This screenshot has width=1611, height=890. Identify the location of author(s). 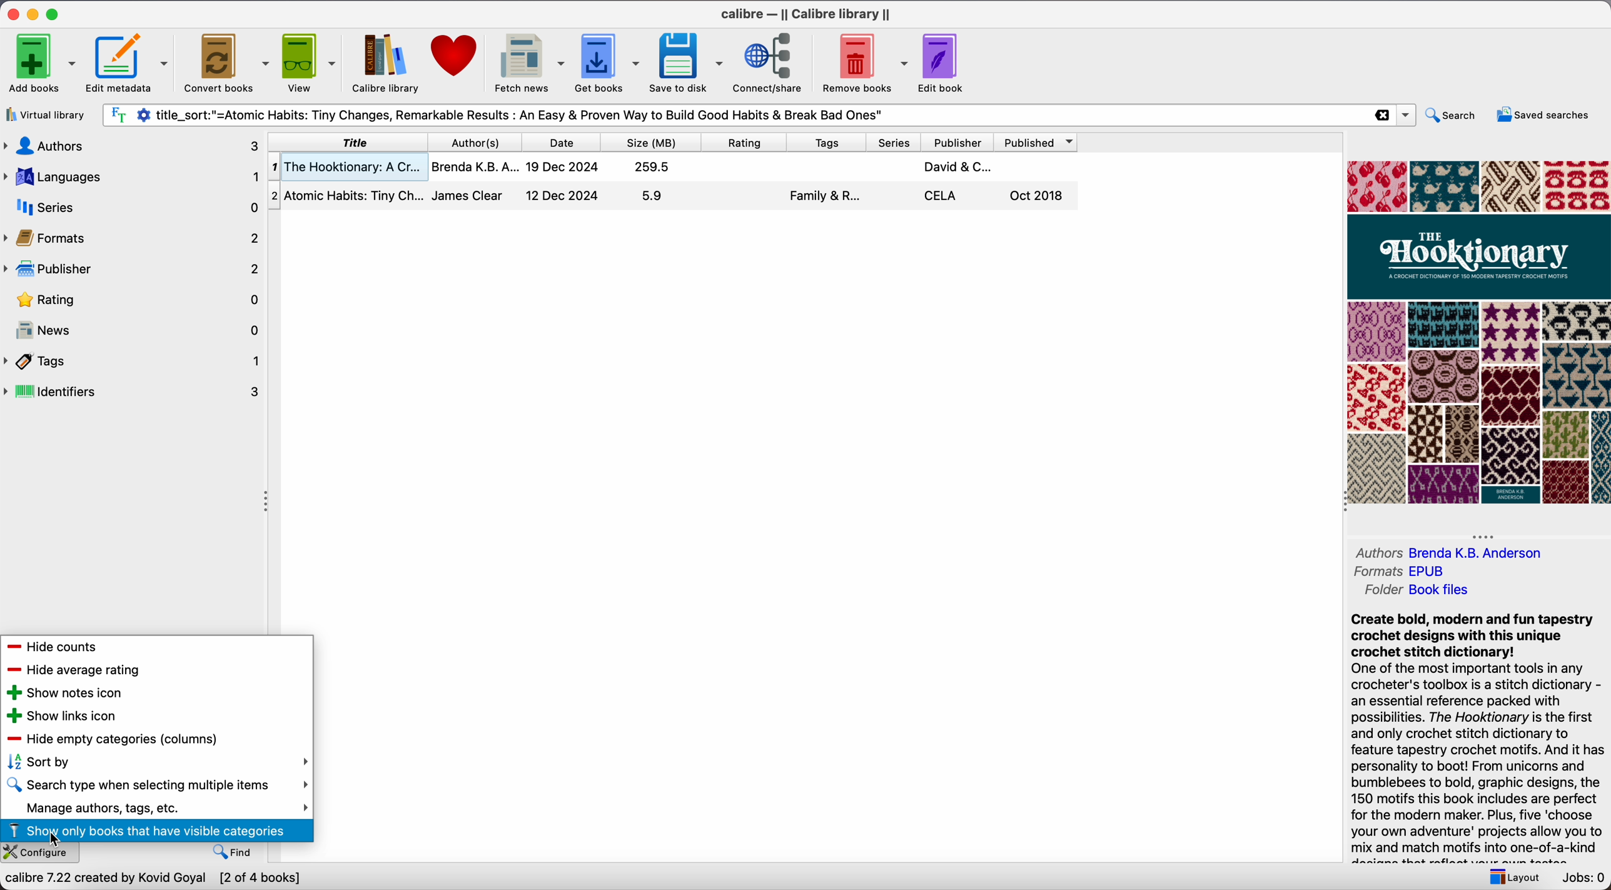
(476, 141).